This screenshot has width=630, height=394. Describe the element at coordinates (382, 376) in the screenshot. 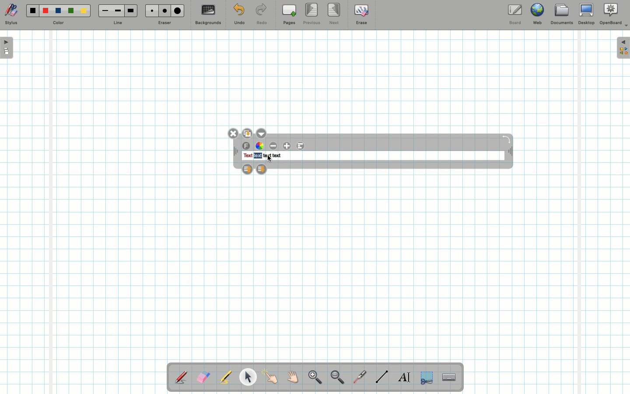

I see `Line` at that location.